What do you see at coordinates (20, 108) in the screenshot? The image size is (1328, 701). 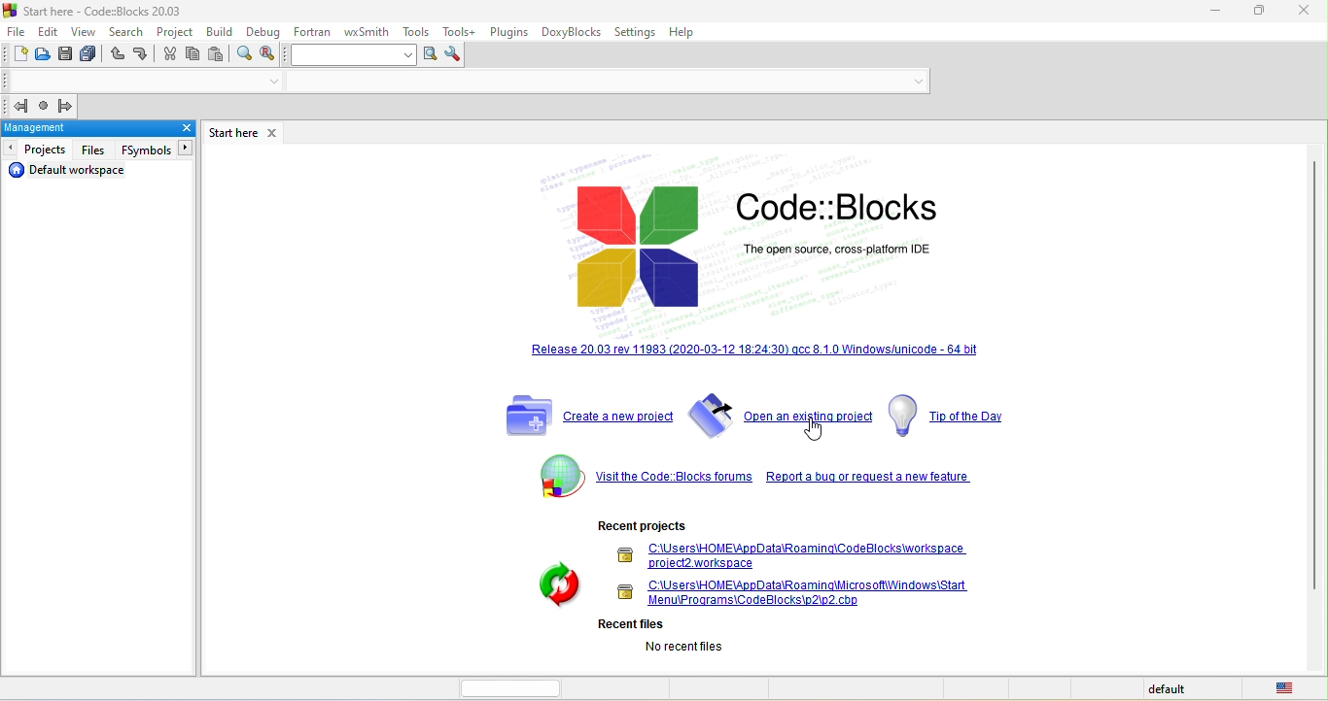 I see `jump back` at bounding box center [20, 108].